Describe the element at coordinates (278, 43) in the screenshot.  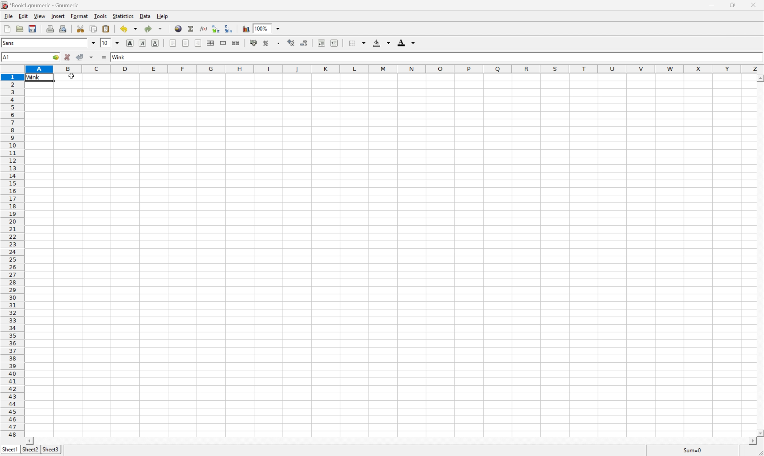
I see `Set the format of the selected cells to include a thousands separator` at that location.